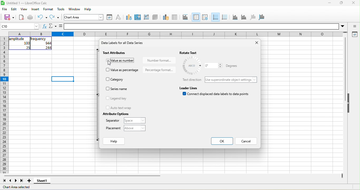 This screenshot has height=190, width=360. I want to click on function wizard, so click(44, 27).